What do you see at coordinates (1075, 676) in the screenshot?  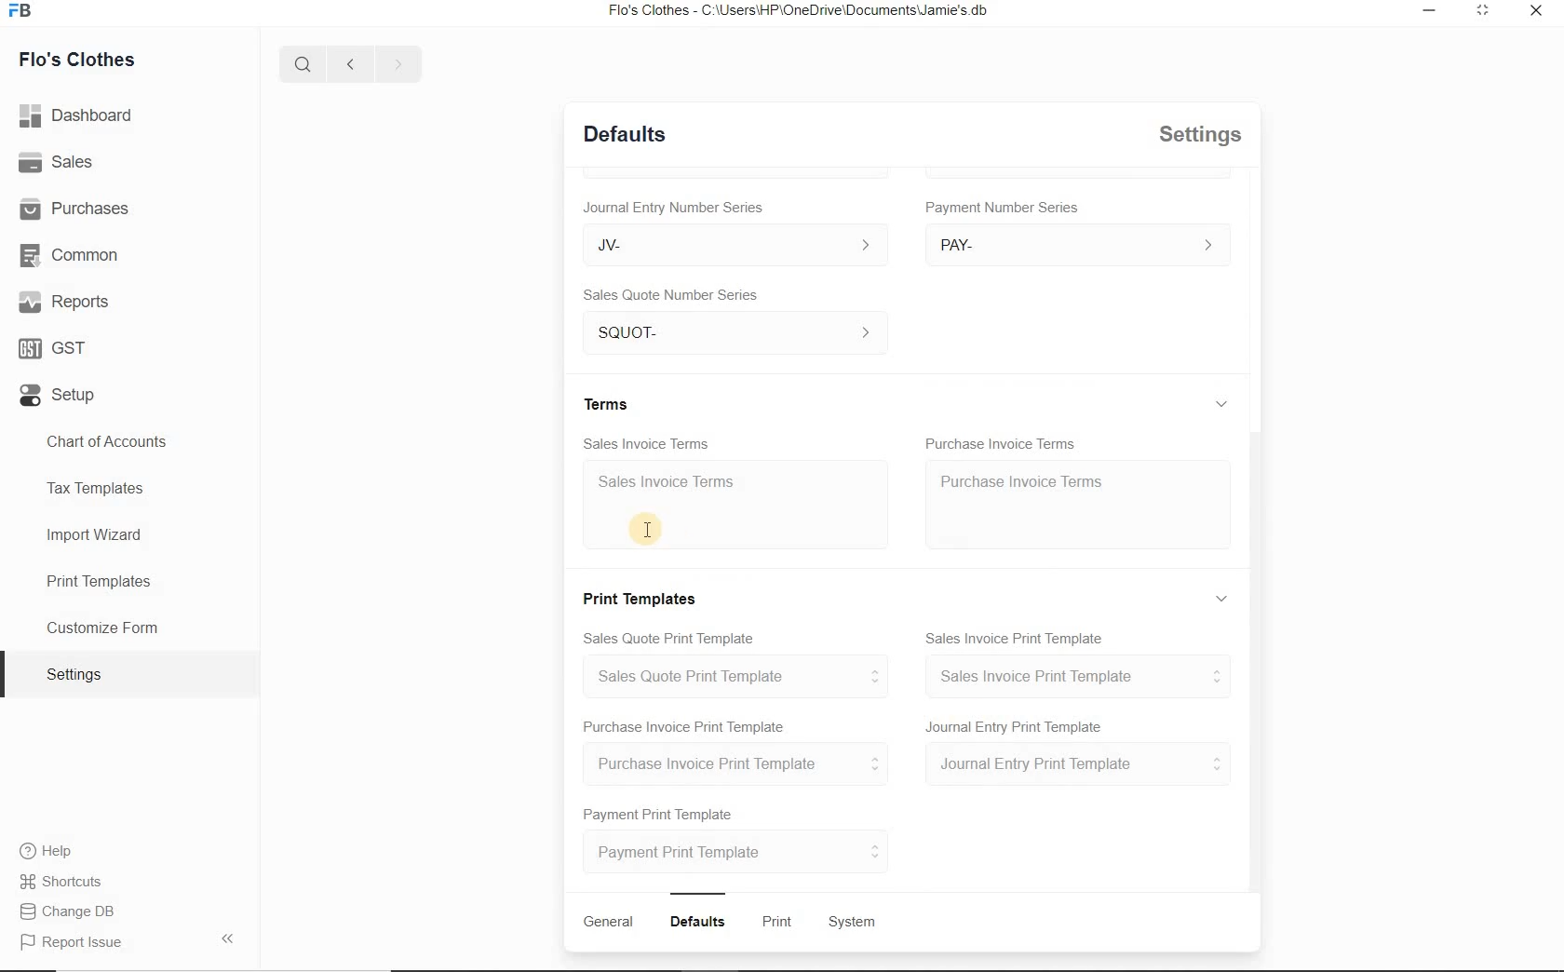 I see `Sales Invoice Print Template` at bounding box center [1075, 676].